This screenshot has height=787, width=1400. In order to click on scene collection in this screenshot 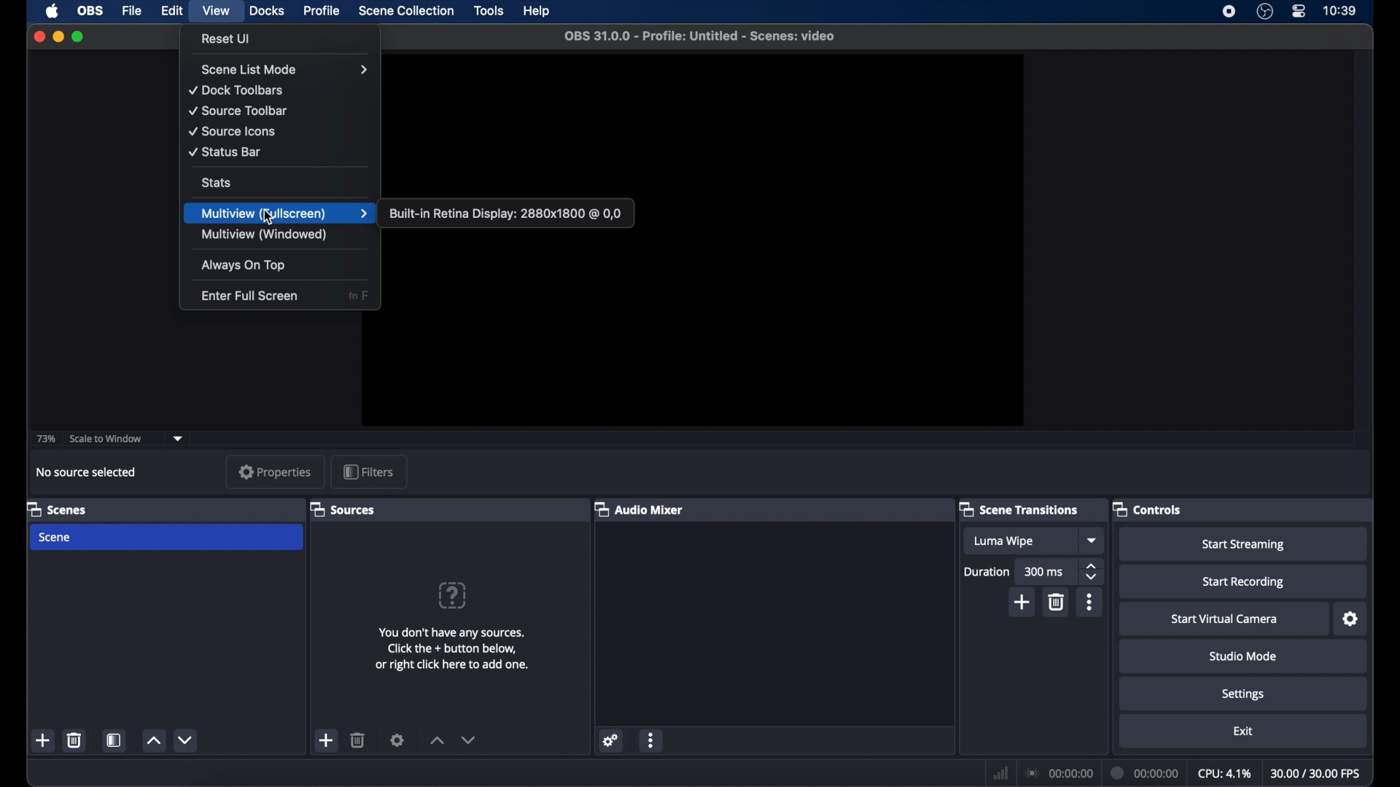, I will do `click(408, 11)`.